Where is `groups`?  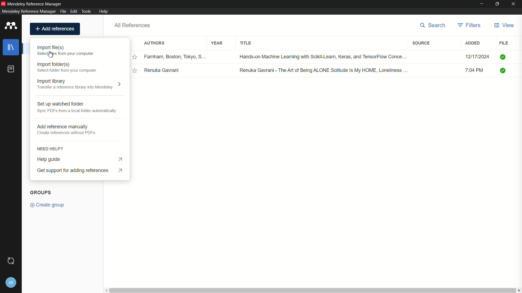 groups is located at coordinates (41, 192).